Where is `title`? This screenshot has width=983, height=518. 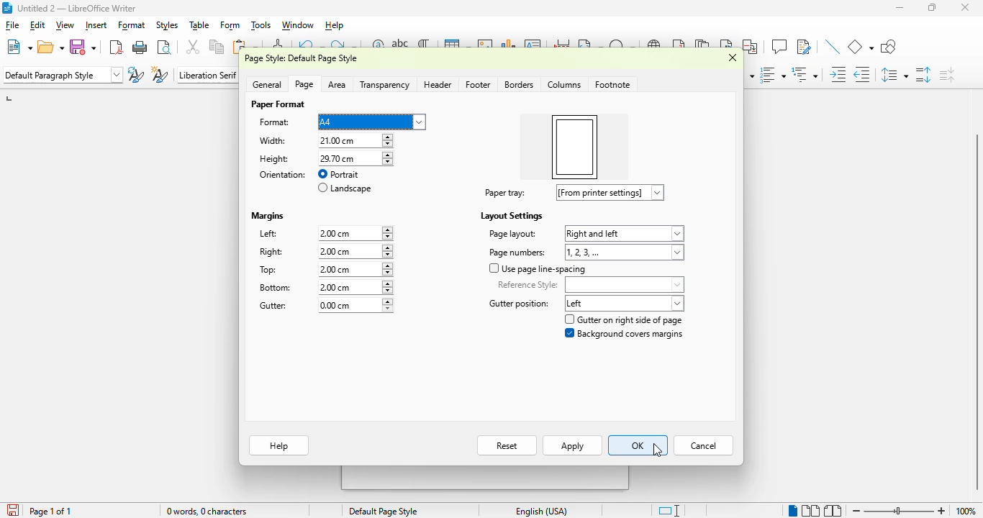
title is located at coordinates (77, 8).